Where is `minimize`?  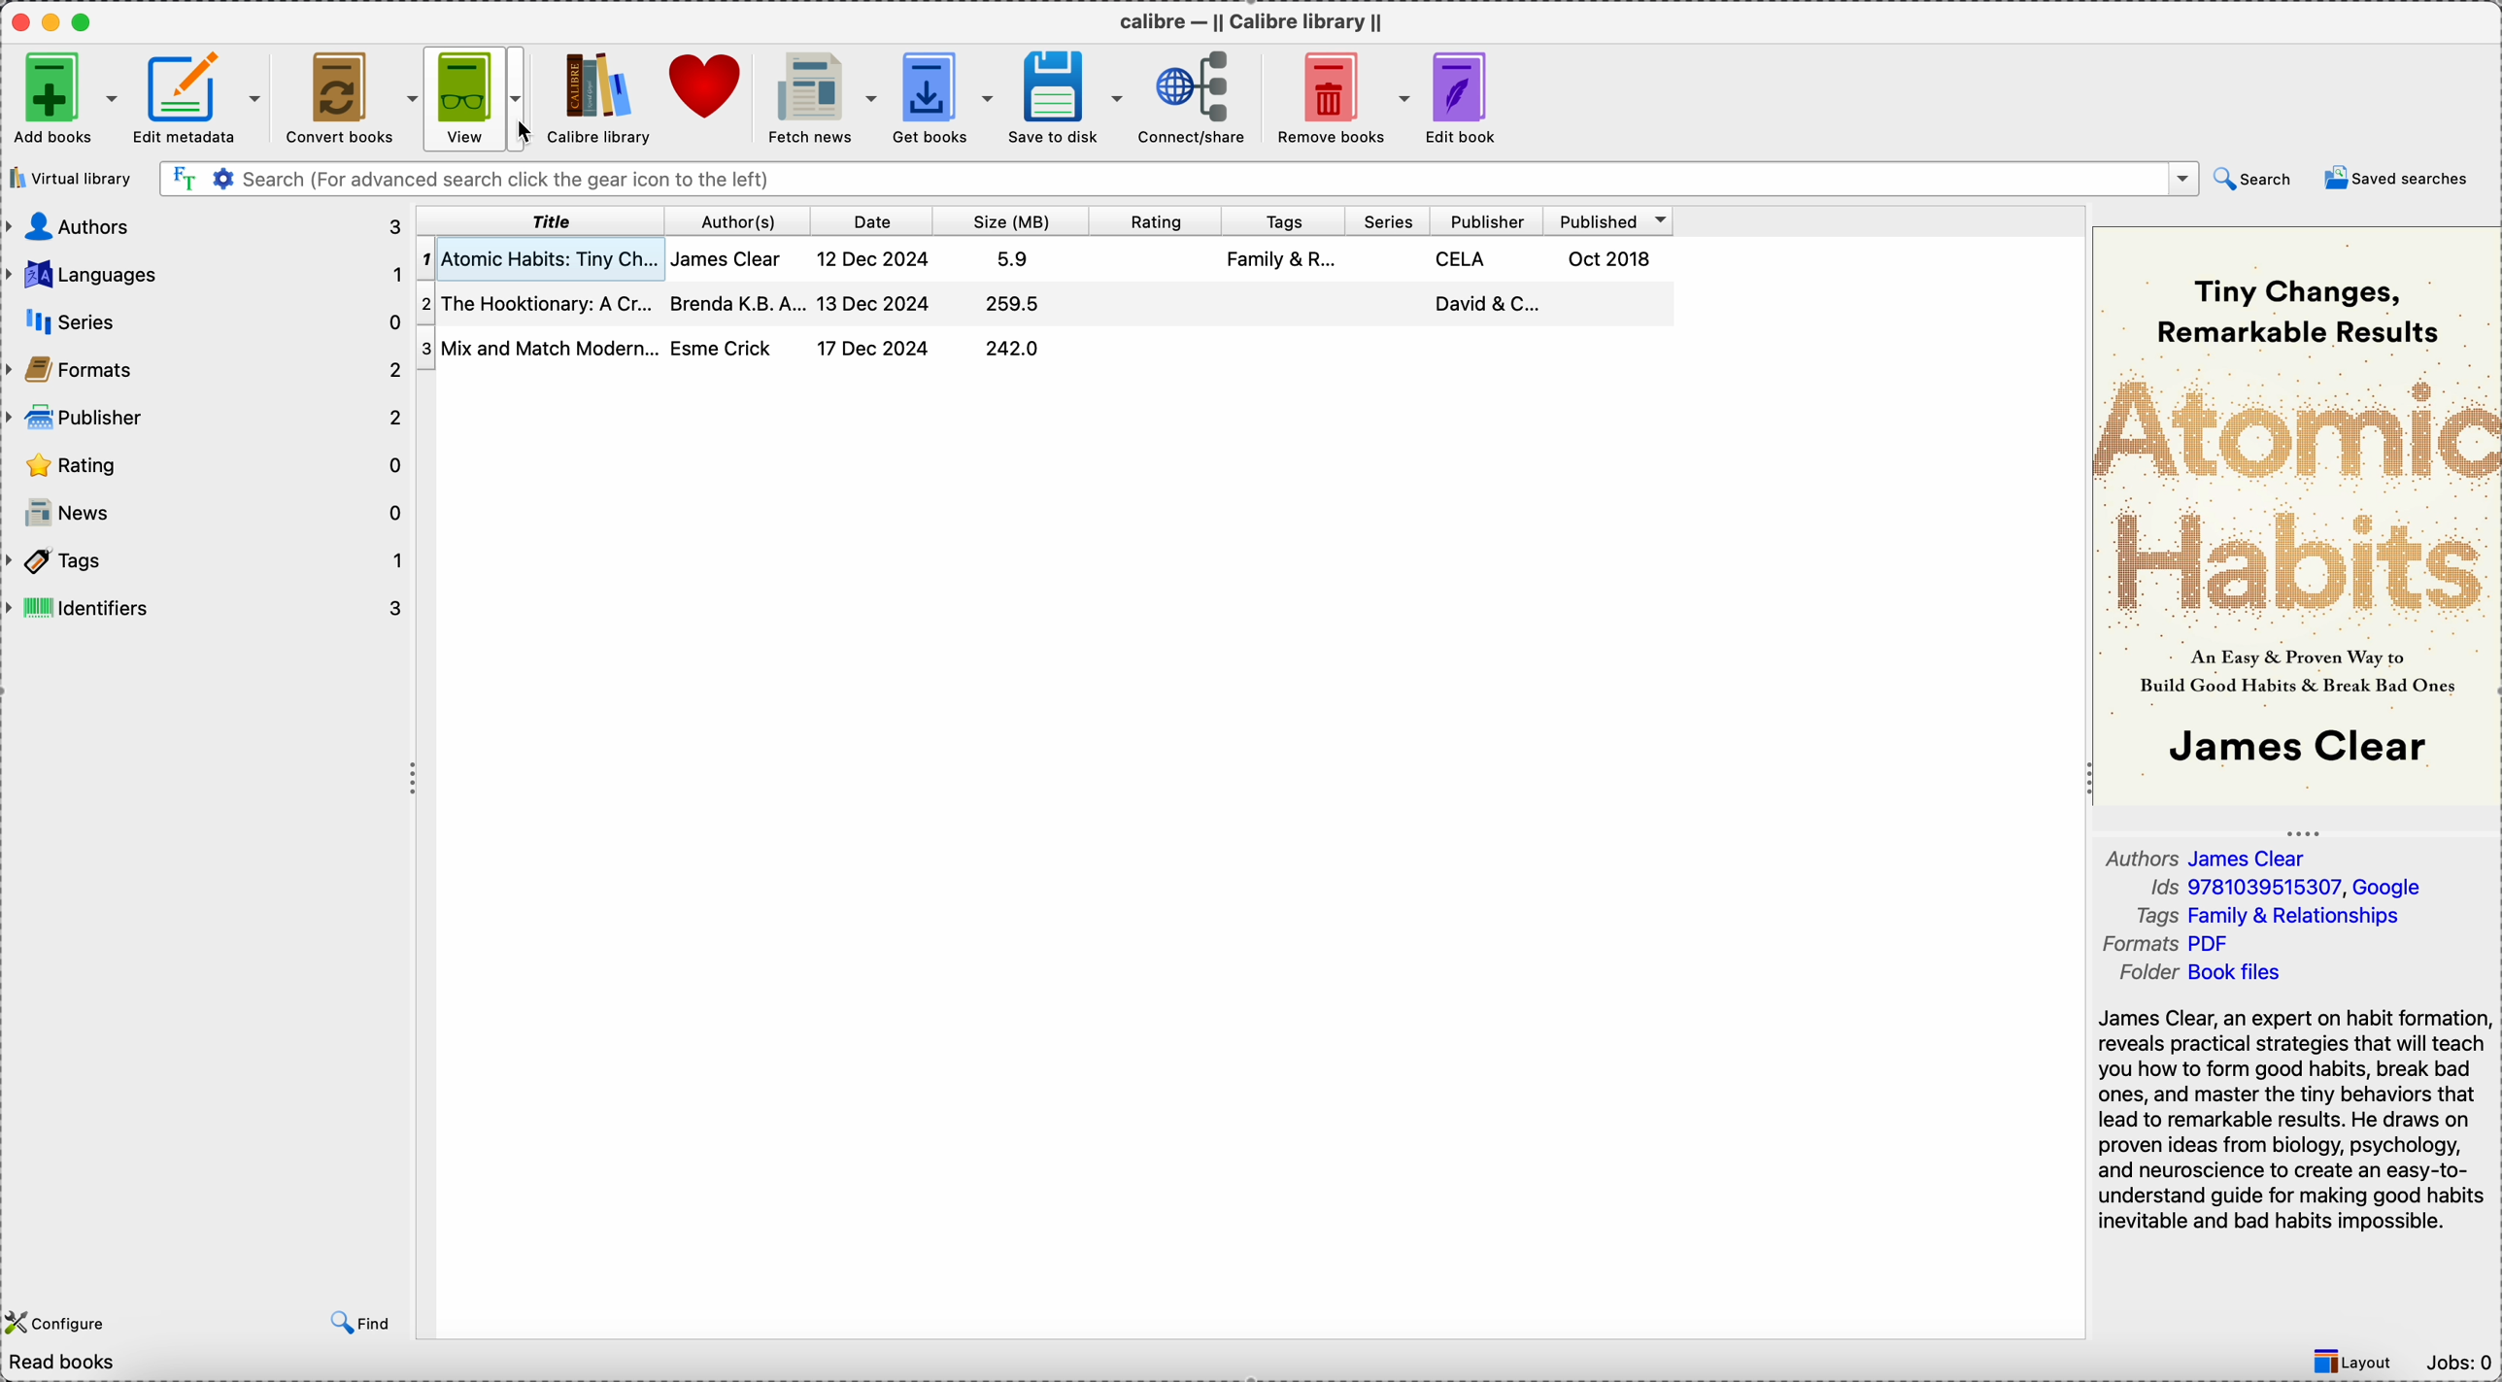
minimize is located at coordinates (54, 20).